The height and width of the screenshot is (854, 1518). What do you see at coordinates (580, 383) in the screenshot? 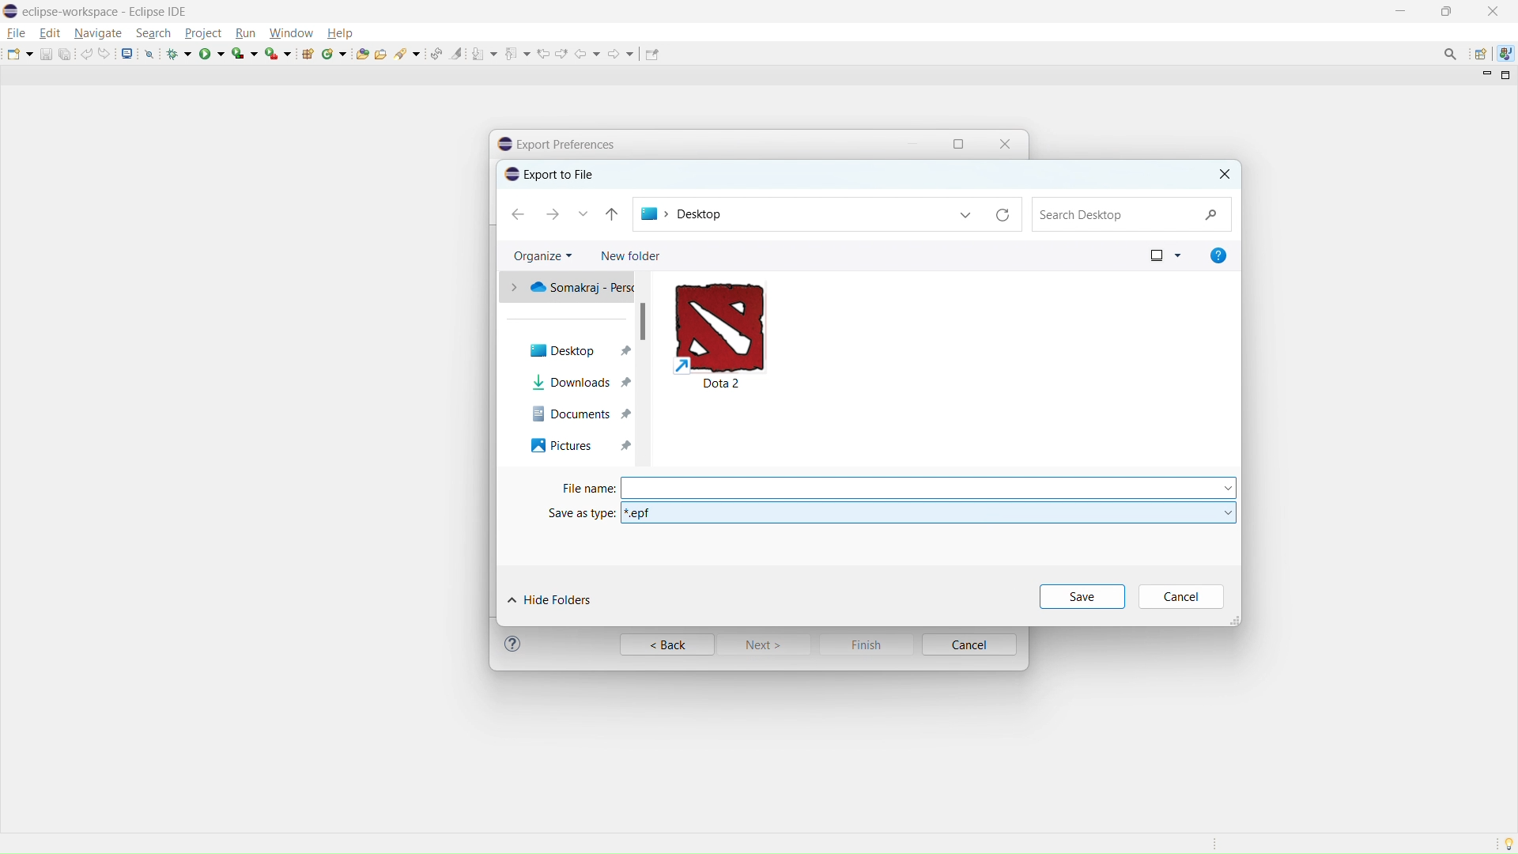
I see `Downloads` at bounding box center [580, 383].